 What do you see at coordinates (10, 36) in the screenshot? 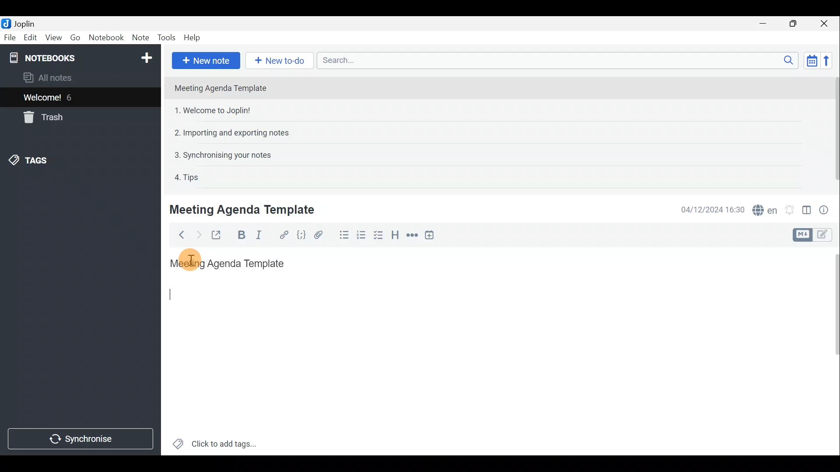
I see `File` at bounding box center [10, 36].